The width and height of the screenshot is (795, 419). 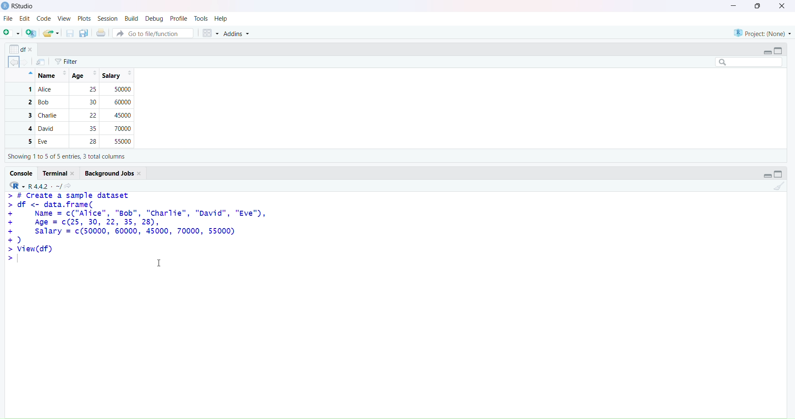 I want to click on save current documents, so click(x=70, y=34).